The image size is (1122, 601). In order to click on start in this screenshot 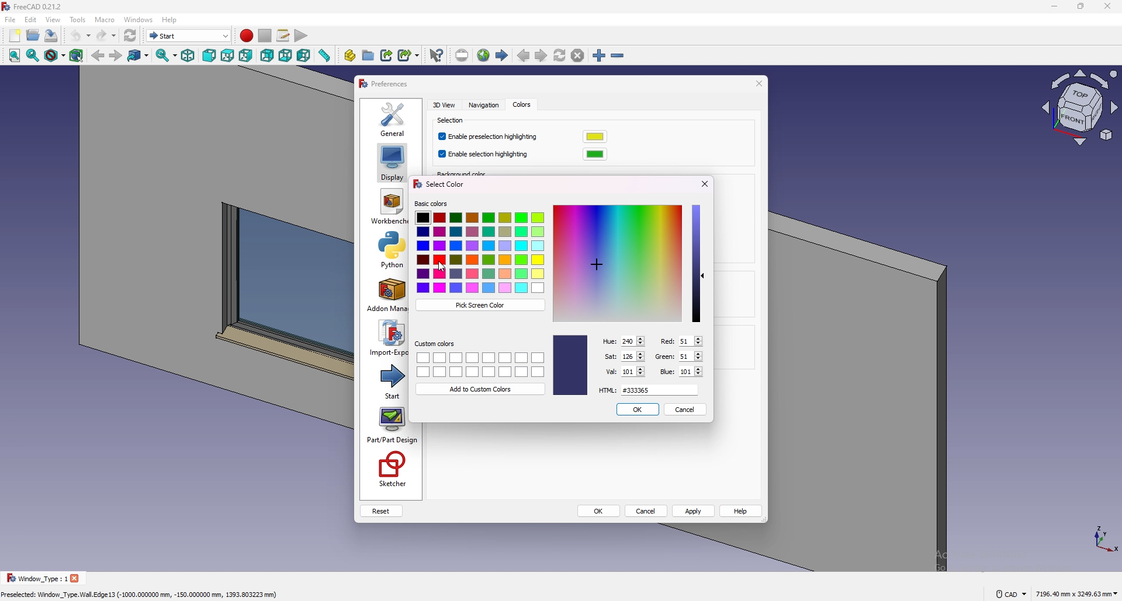, I will do `click(388, 380)`.